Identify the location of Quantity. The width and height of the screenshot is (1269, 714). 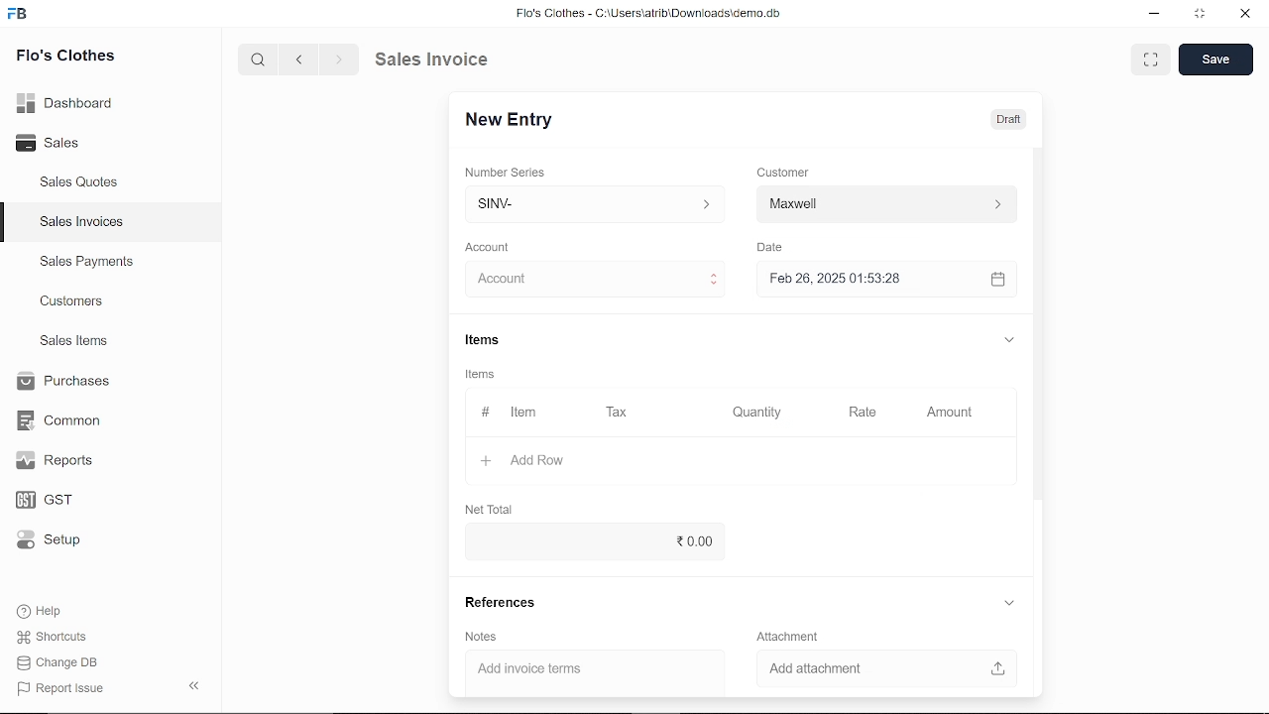
(752, 414).